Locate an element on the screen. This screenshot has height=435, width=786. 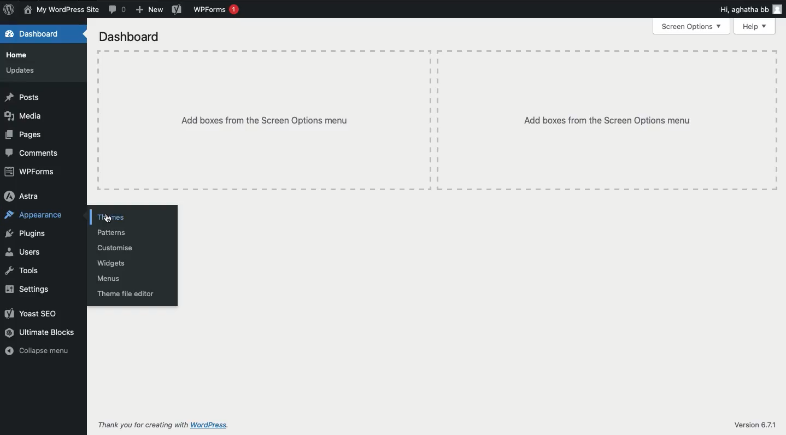
Plugins is located at coordinates (25, 234).